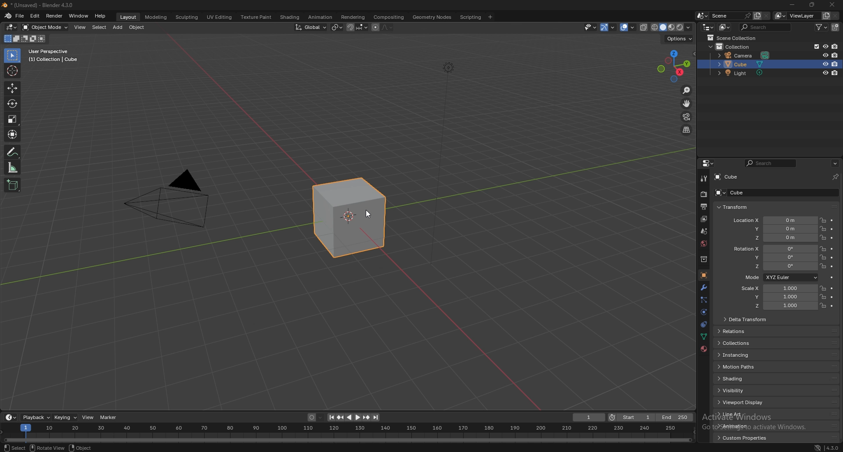 This screenshot has width=843, height=452. Describe the element at coordinates (110, 417) in the screenshot. I see `marker` at that location.